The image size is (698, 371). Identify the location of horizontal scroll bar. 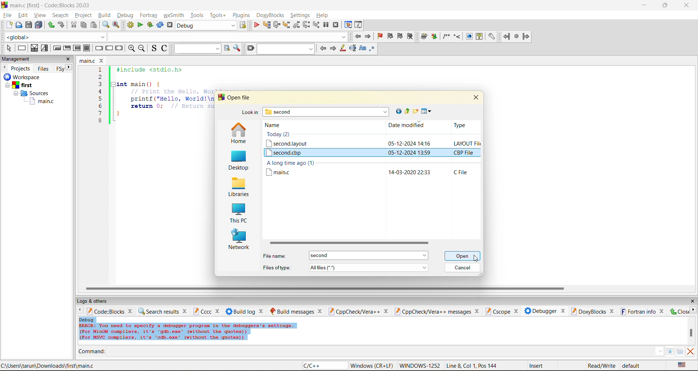
(348, 243).